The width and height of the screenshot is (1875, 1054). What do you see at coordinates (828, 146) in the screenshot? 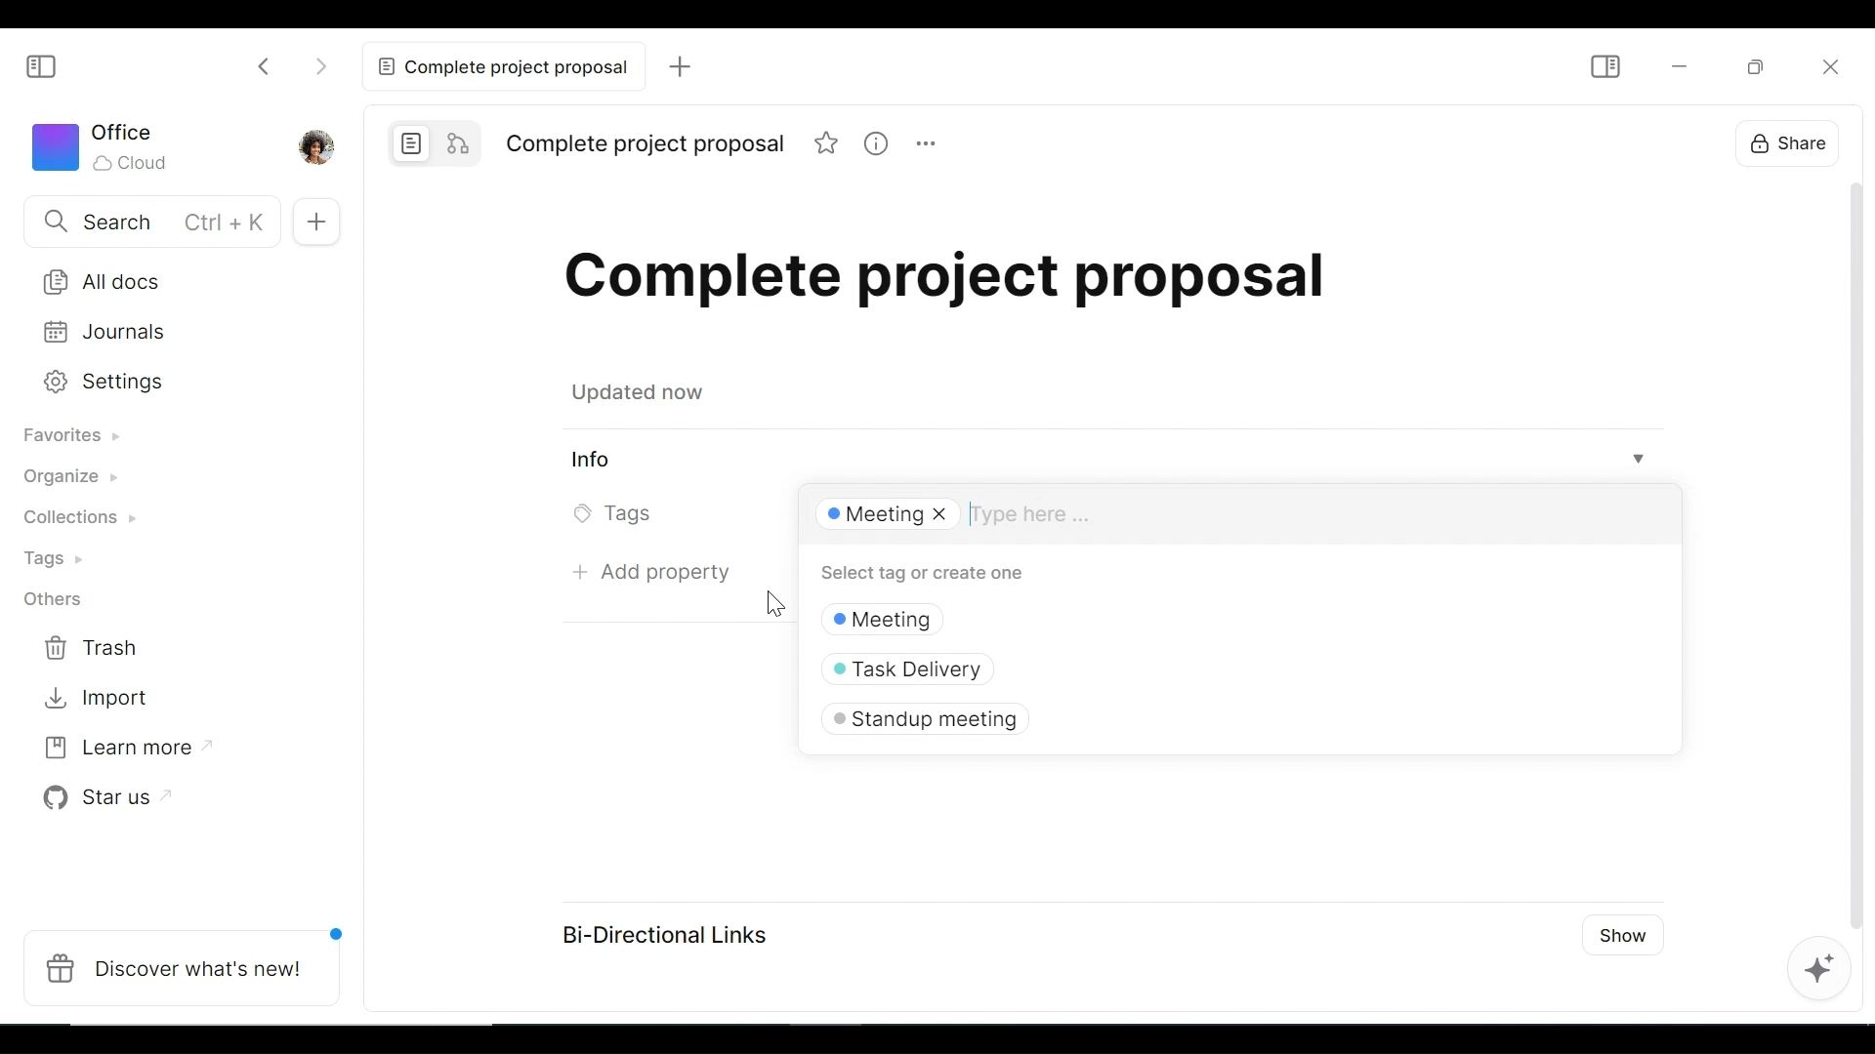
I see `favorite` at bounding box center [828, 146].